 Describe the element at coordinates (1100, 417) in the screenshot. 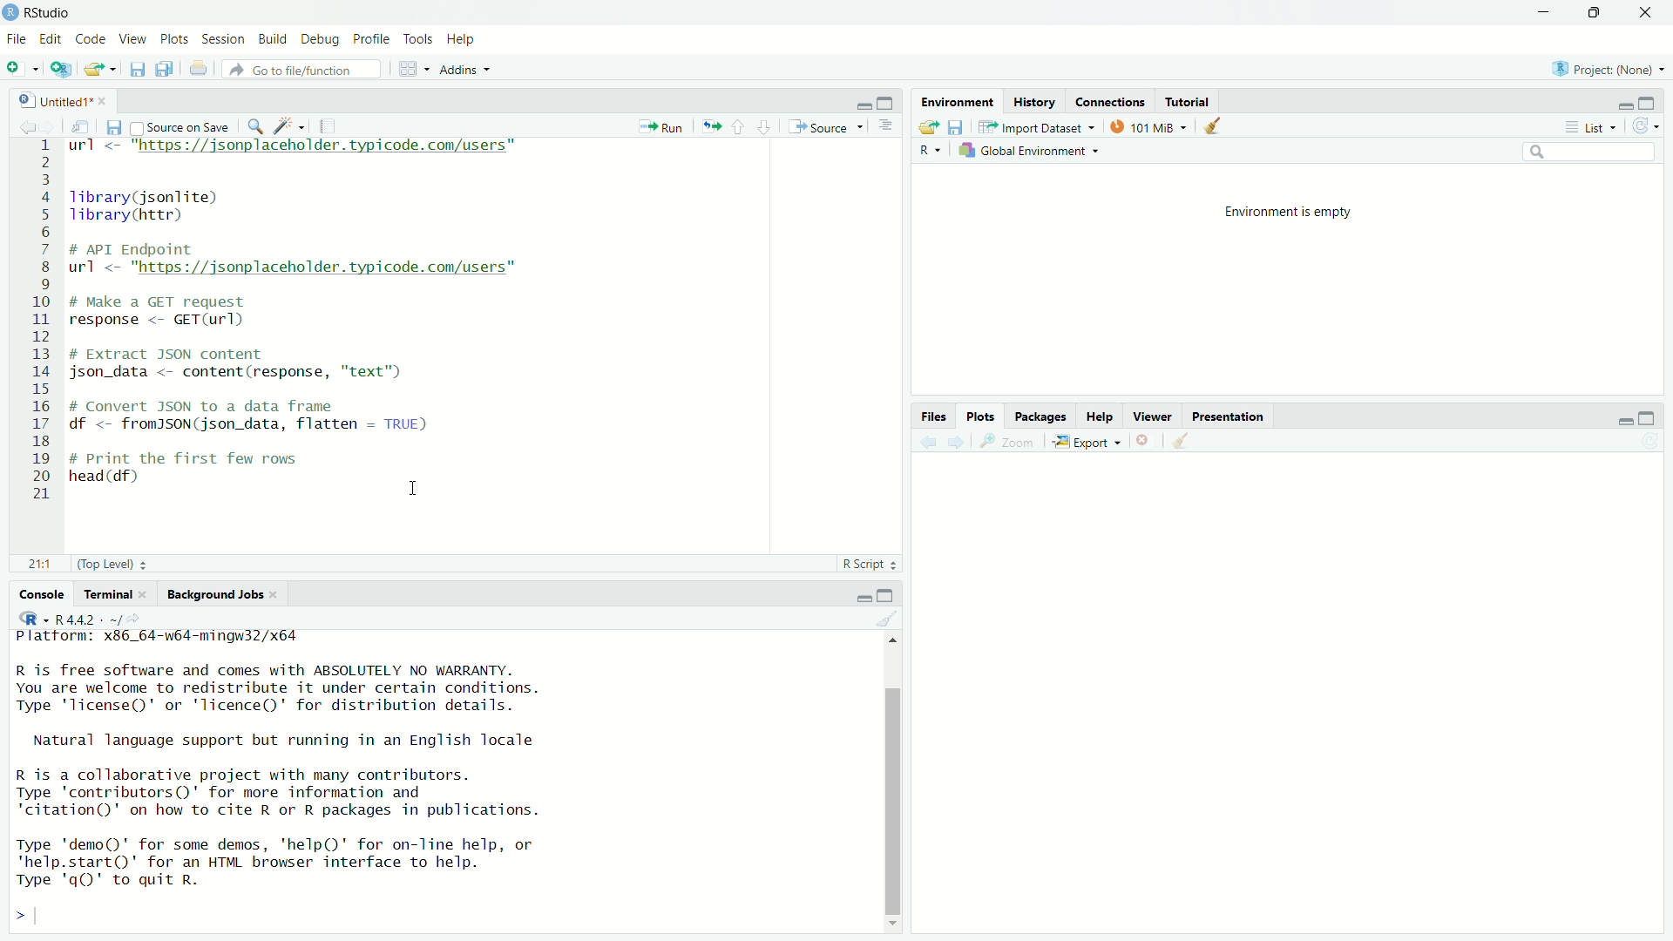

I see `Help` at that location.